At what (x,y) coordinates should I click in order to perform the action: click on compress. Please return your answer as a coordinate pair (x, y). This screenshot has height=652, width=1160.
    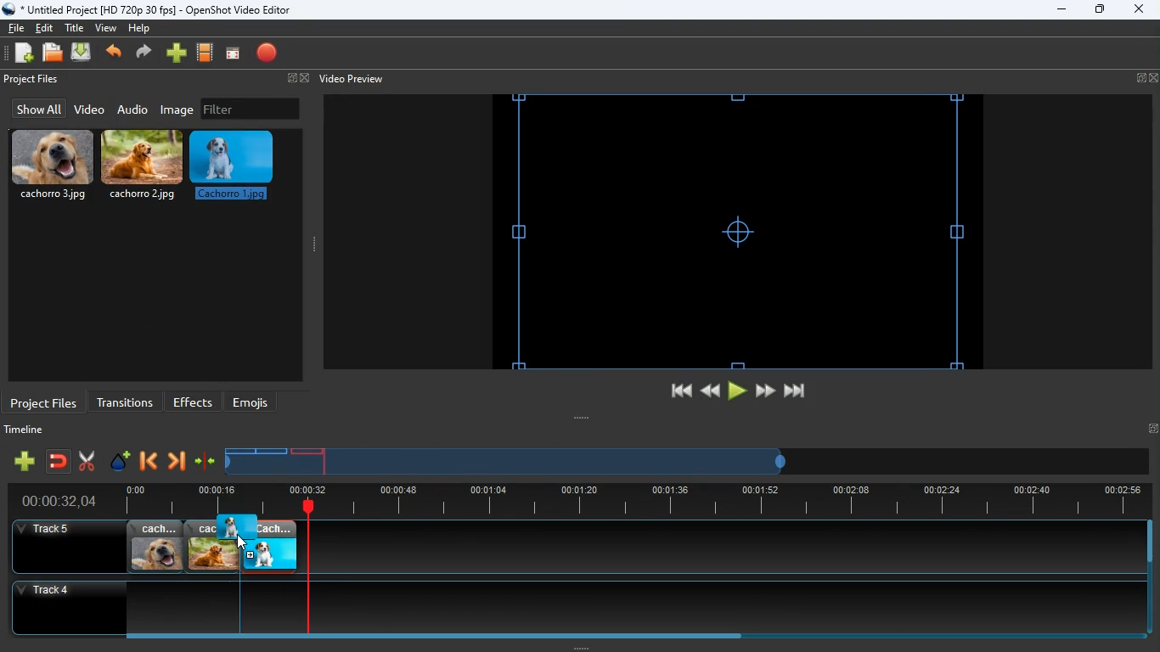
    Looking at the image, I should click on (206, 462).